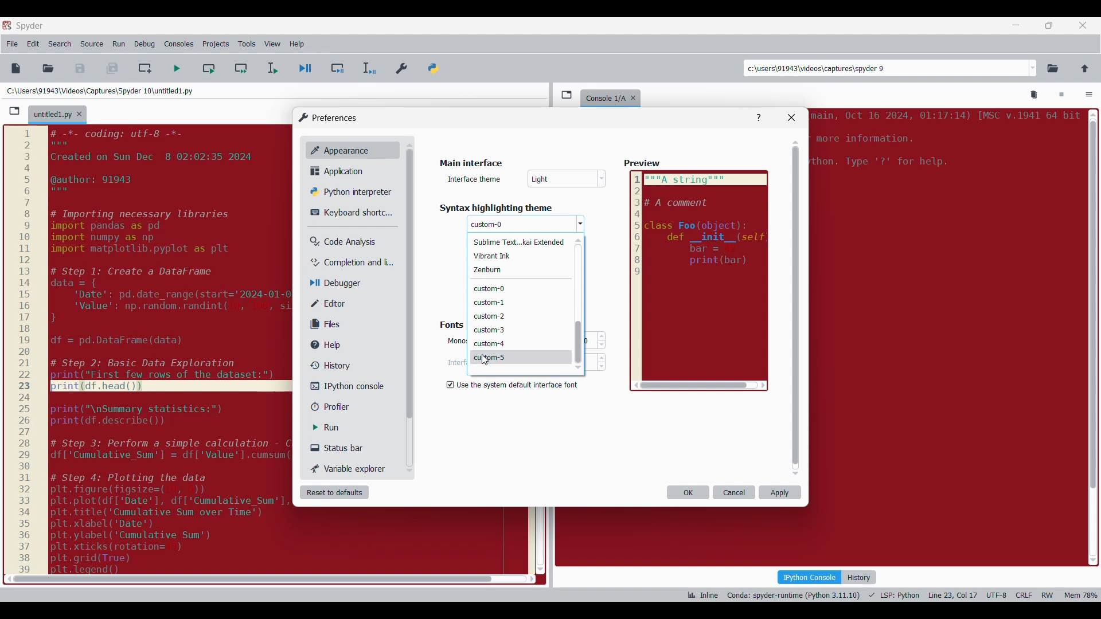 The width and height of the screenshot is (1101, 619). What do you see at coordinates (48, 68) in the screenshot?
I see `Open` at bounding box center [48, 68].